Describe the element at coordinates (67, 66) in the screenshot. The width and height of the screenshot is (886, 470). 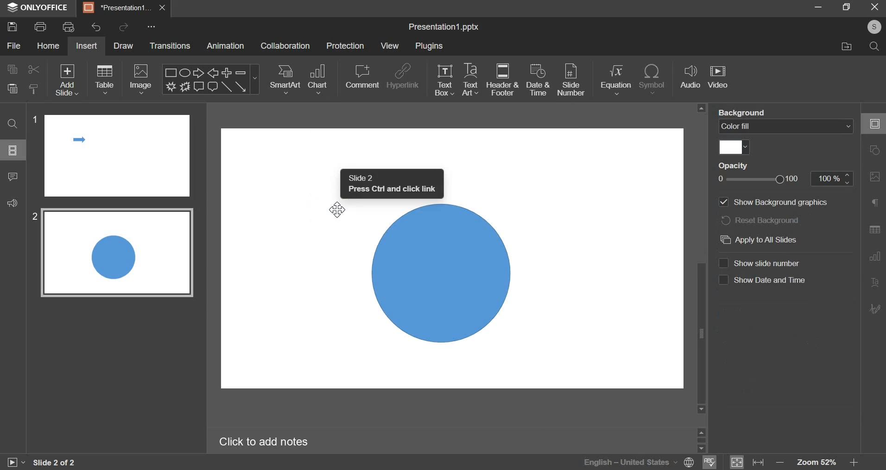
I see `` at that location.